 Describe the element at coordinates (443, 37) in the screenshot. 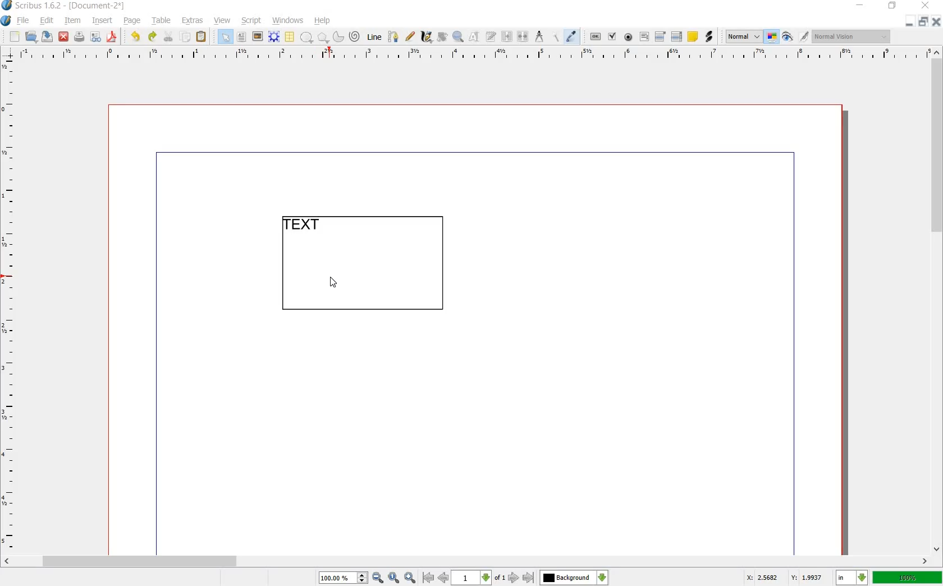

I see `rotate item` at that location.